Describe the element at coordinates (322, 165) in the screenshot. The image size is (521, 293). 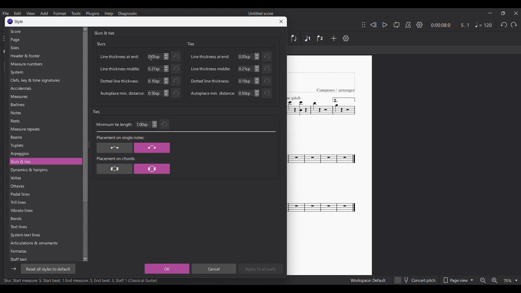
I see `Current score` at that location.